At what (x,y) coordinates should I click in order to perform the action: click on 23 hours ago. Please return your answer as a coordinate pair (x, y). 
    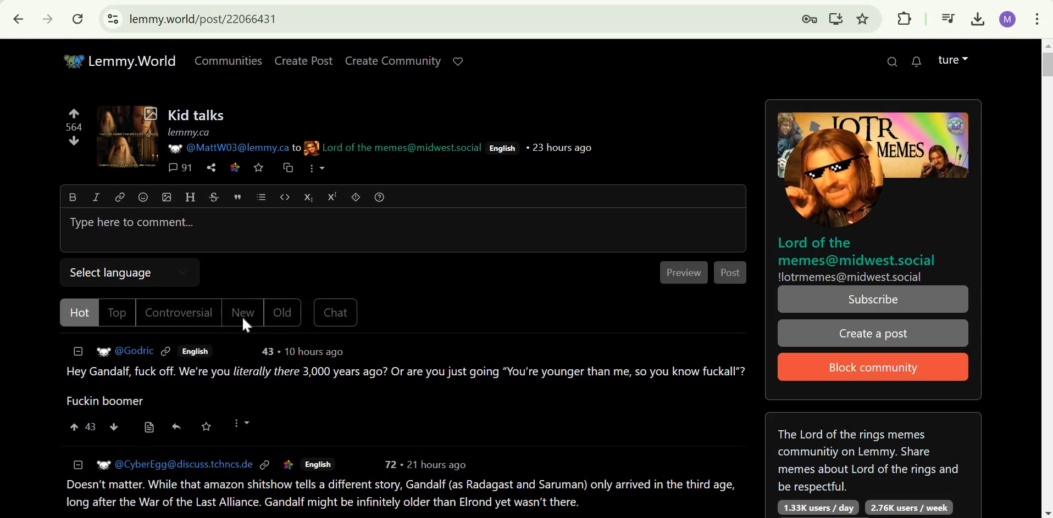
    Looking at the image, I should click on (561, 147).